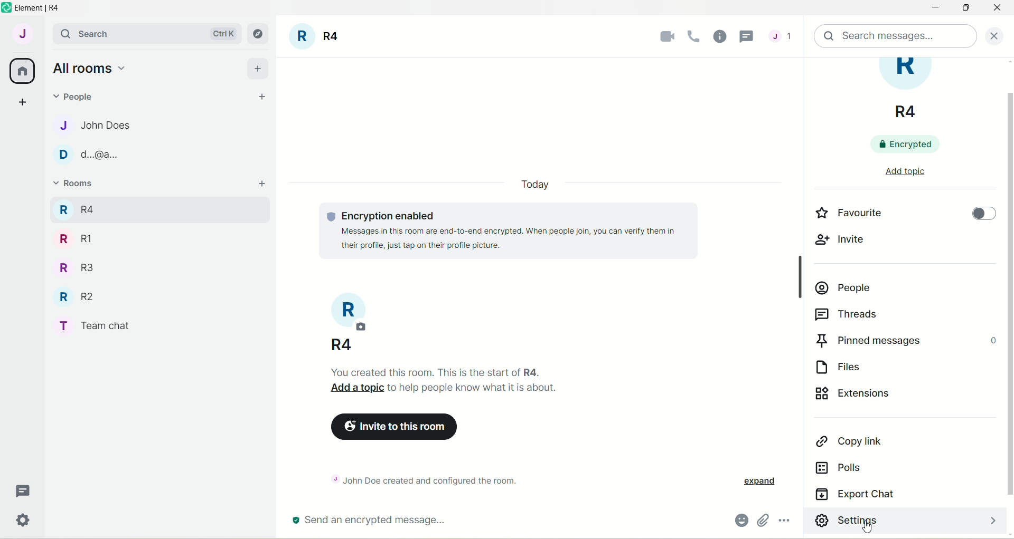 The height and width of the screenshot is (539, 1014). What do you see at coordinates (350, 313) in the screenshot?
I see `room title` at bounding box center [350, 313].